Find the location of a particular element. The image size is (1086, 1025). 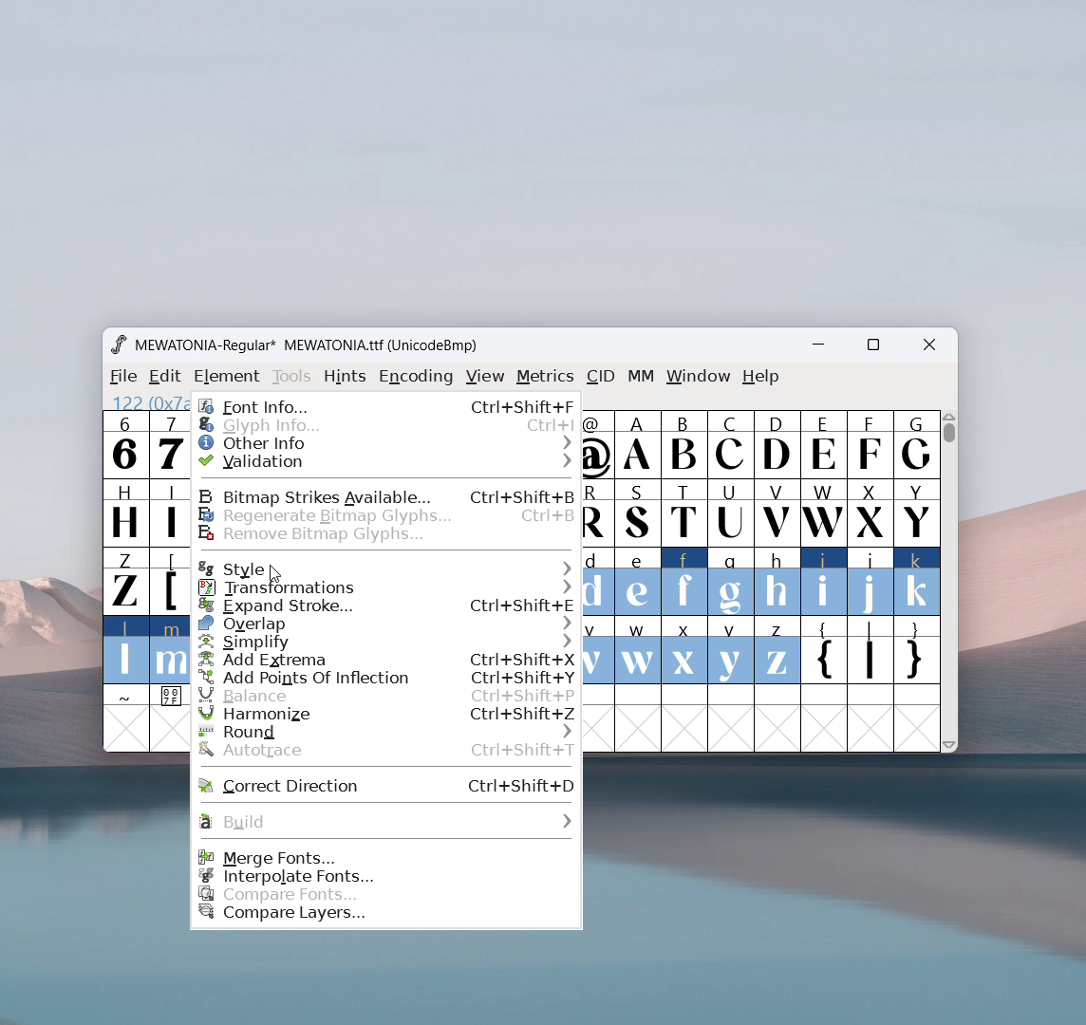

minimize is located at coordinates (825, 347).